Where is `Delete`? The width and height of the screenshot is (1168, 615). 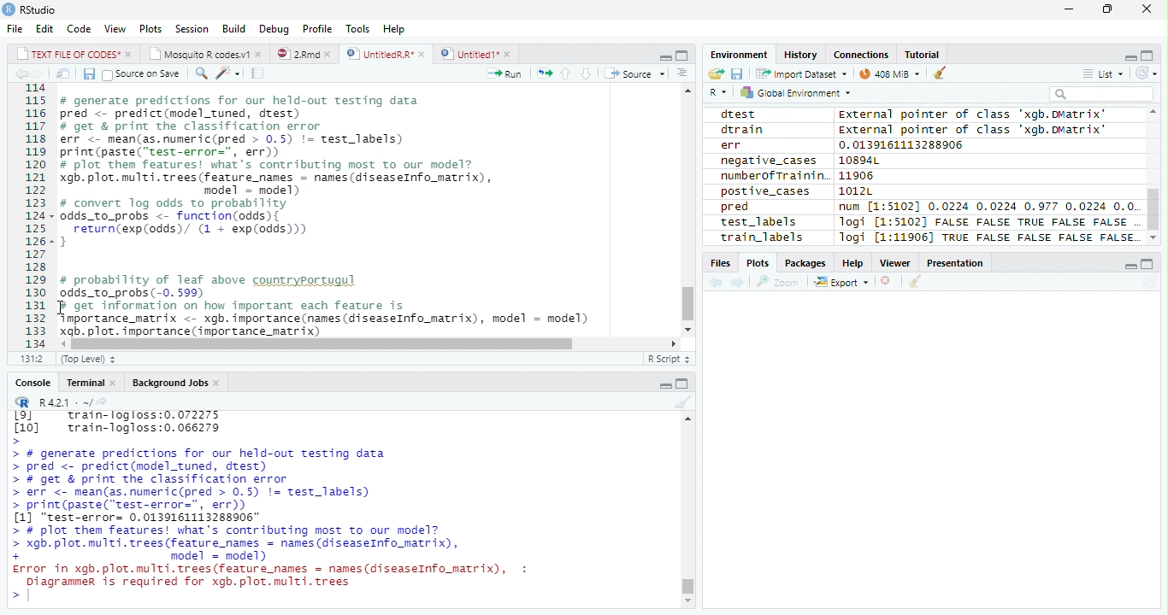 Delete is located at coordinates (887, 281).